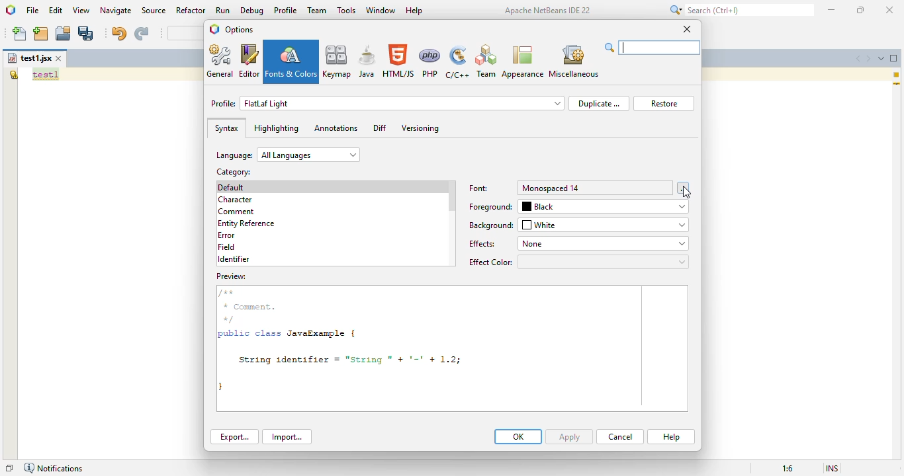  What do you see at coordinates (479, 188) in the screenshot?
I see `font` at bounding box center [479, 188].